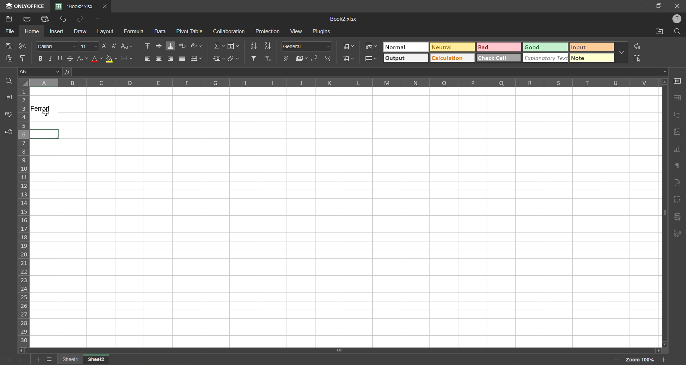  Describe the element at coordinates (641, 5) in the screenshot. I see `minimize` at that location.